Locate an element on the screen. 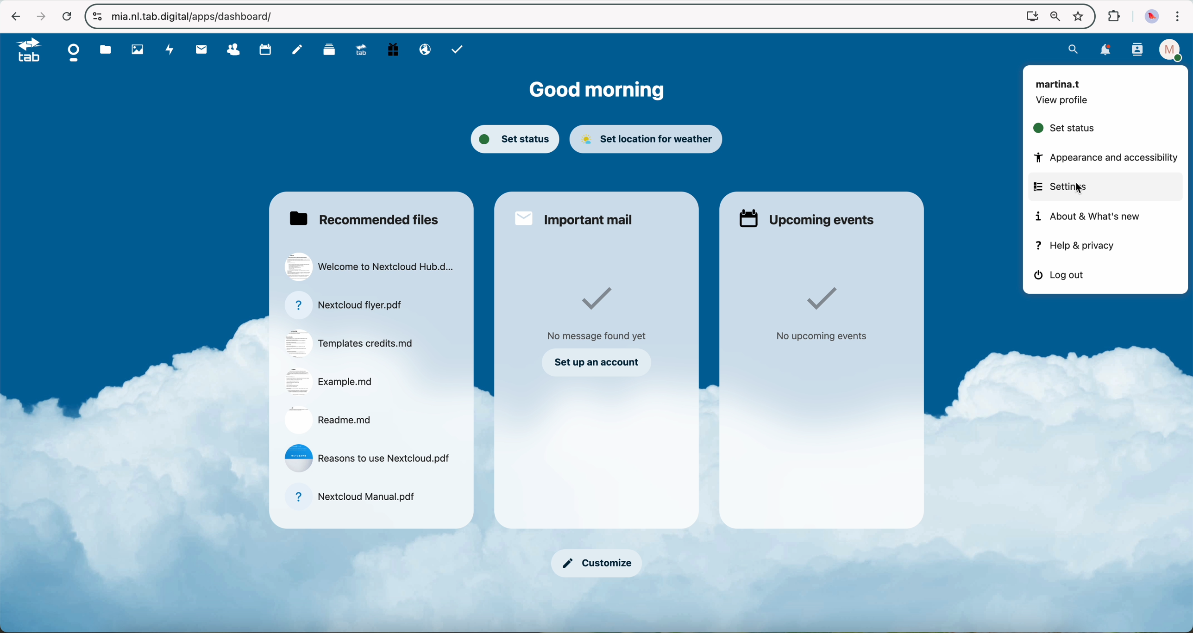 Image resolution: width=1193 pixels, height=633 pixels. zoom out is located at coordinates (1053, 16).